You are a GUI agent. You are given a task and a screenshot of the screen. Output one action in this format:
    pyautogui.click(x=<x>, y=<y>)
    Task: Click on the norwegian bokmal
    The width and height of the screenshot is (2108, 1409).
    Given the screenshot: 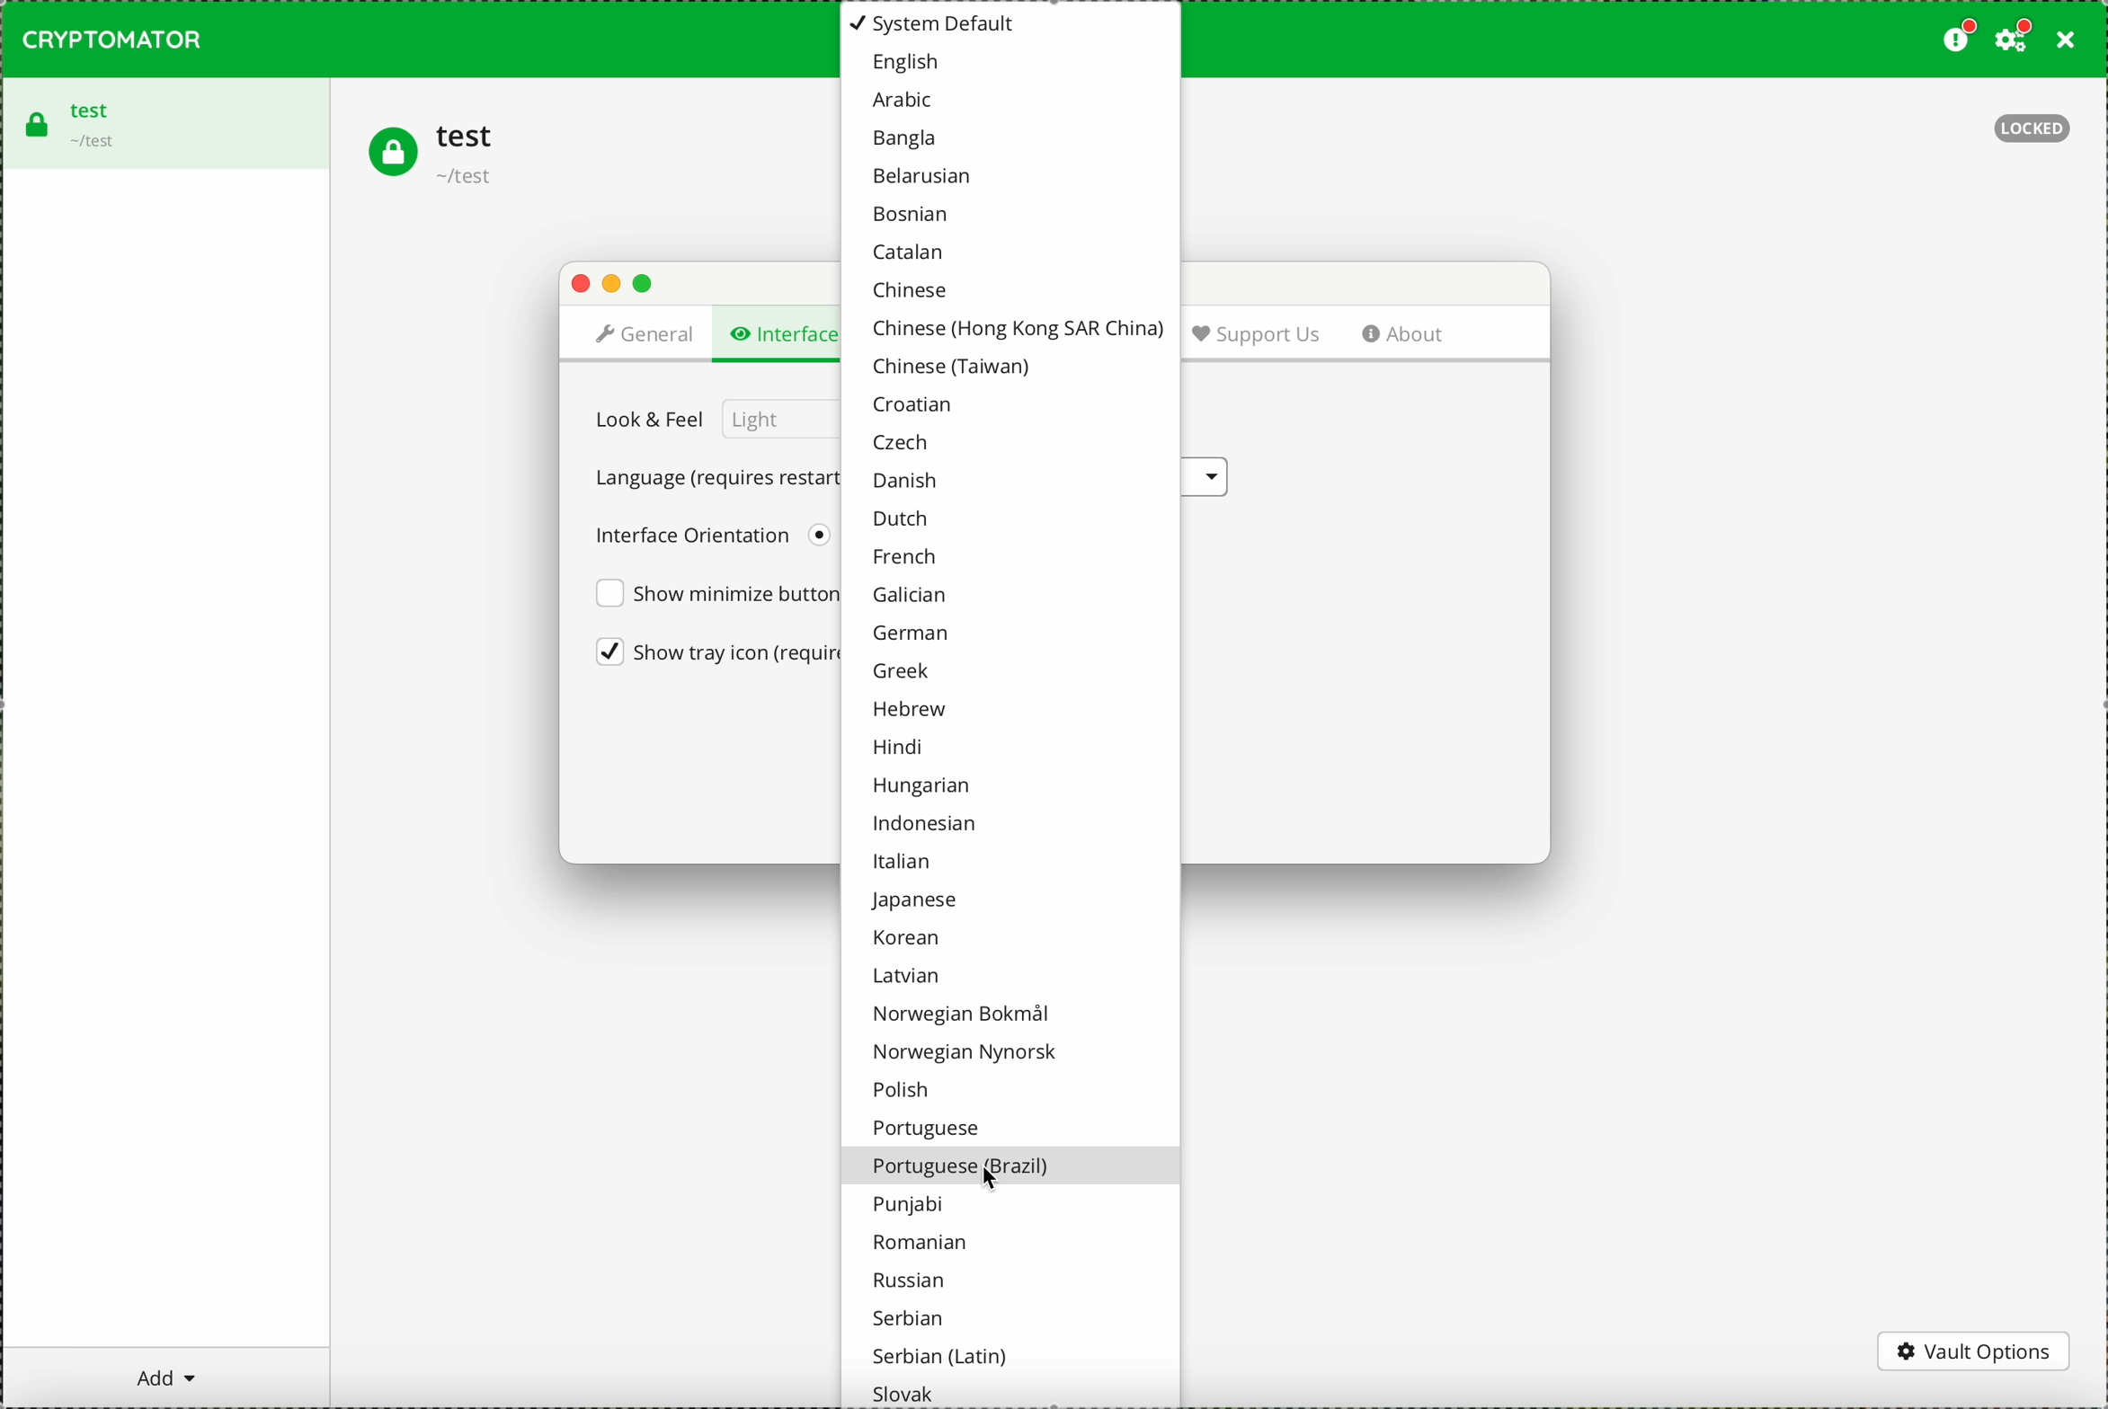 What is the action you would take?
    pyautogui.click(x=983, y=1015)
    